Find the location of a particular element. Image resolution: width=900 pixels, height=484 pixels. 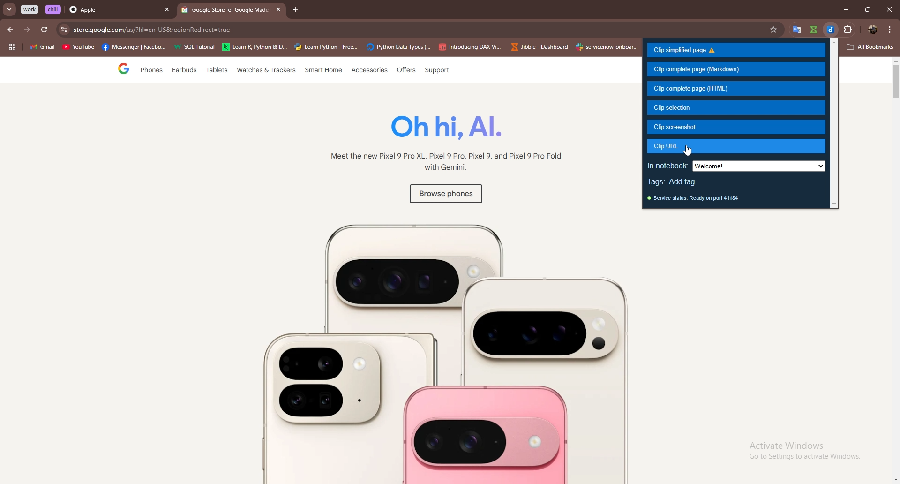

Image is located at coordinates (435, 347).